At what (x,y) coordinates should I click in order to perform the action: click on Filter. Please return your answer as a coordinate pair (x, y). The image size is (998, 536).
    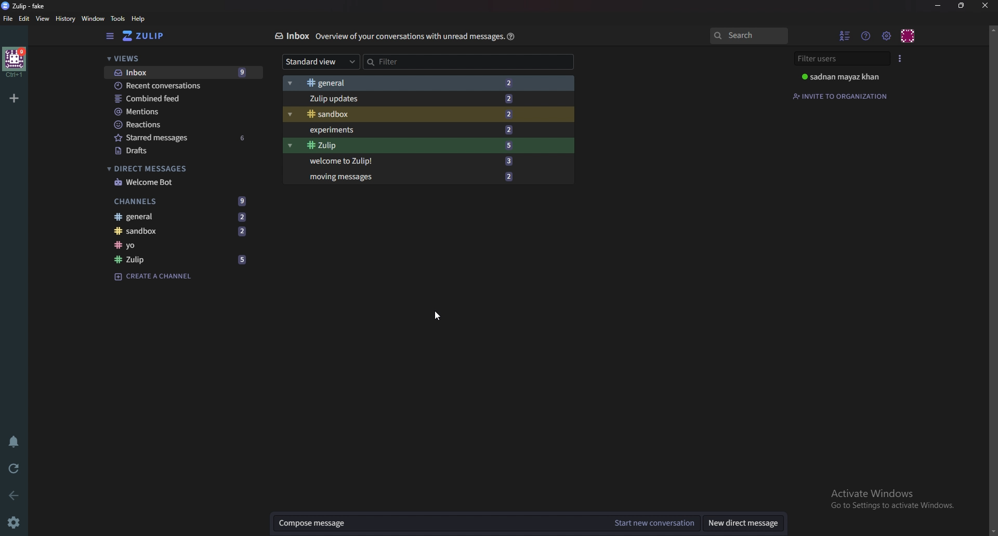
    Looking at the image, I should click on (470, 62).